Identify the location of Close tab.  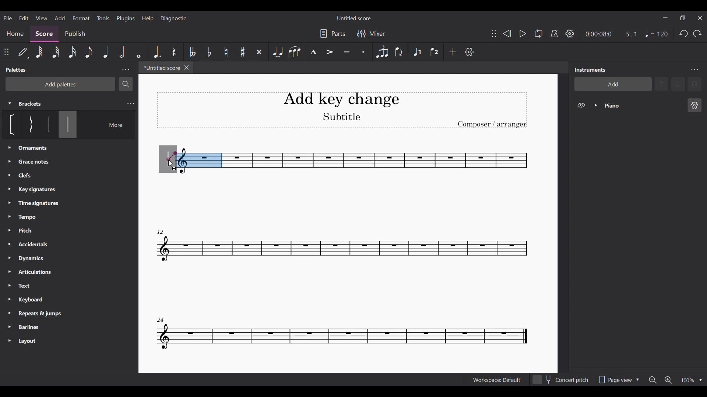
(186, 68).